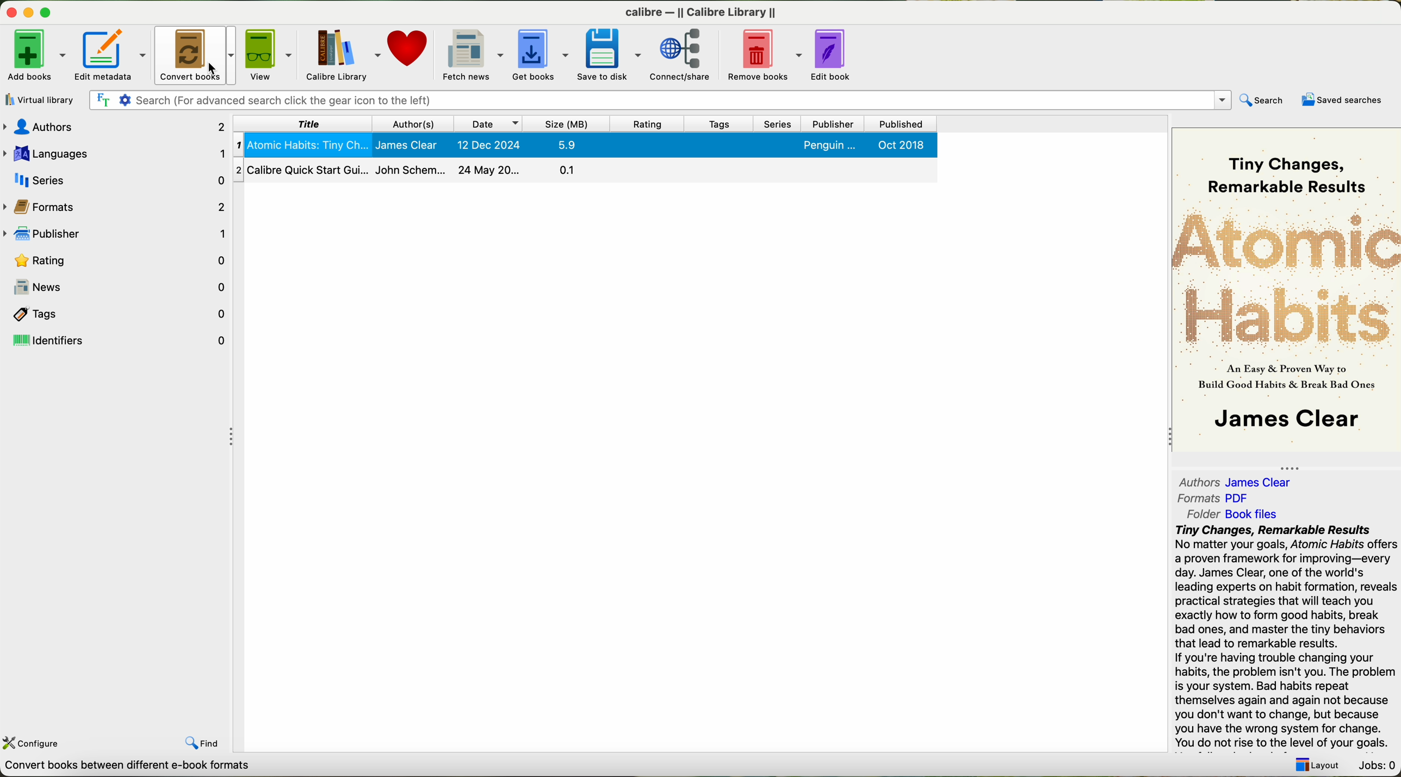 Image resolution: width=1401 pixels, height=777 pixels. Describe the element at coordinates (413, 124) in the screenshot. I see `authors` at that location.